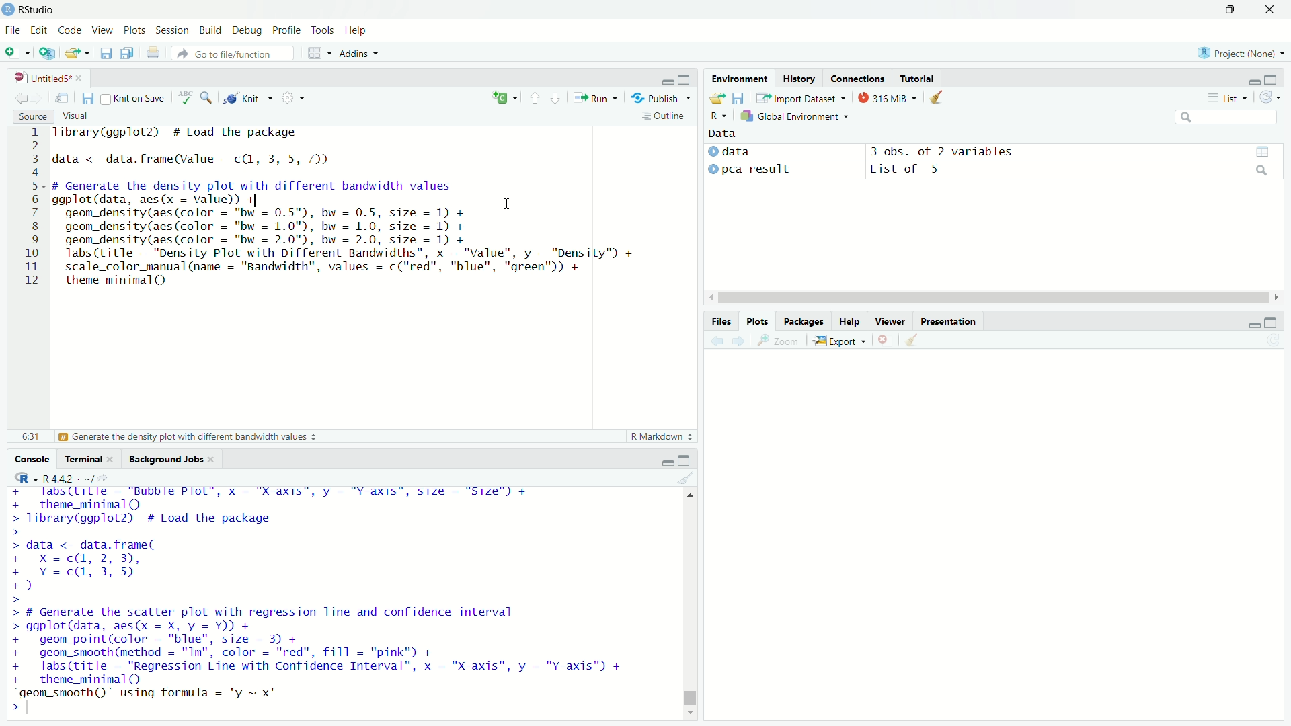 The height and width of the screenshot is (726, 1291). I want to click on minimize, so click(1253, 82).